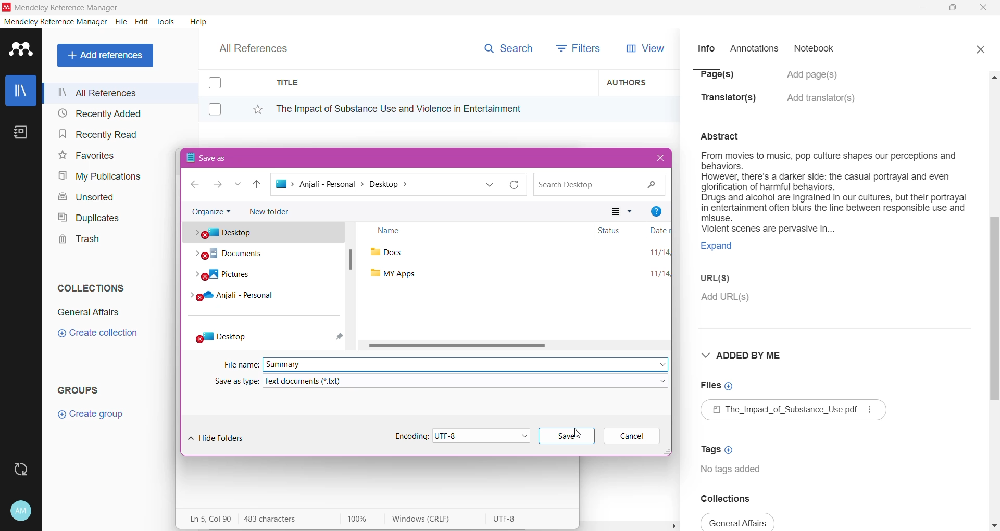 This screenshot has height=531, width=1000. I want to click on Notes, so click(23, 133).